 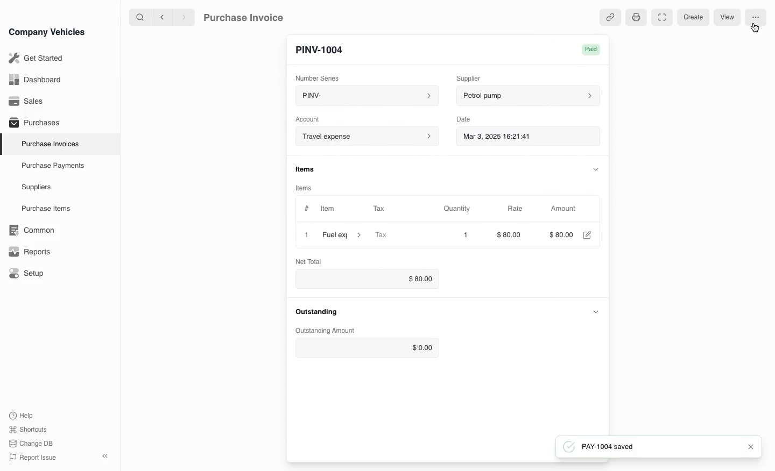 What do you see at coordinates (520, 134) in the screenshot?
I see `Mar 3, 2025 16:21:41` at bounding box center [520, 134].